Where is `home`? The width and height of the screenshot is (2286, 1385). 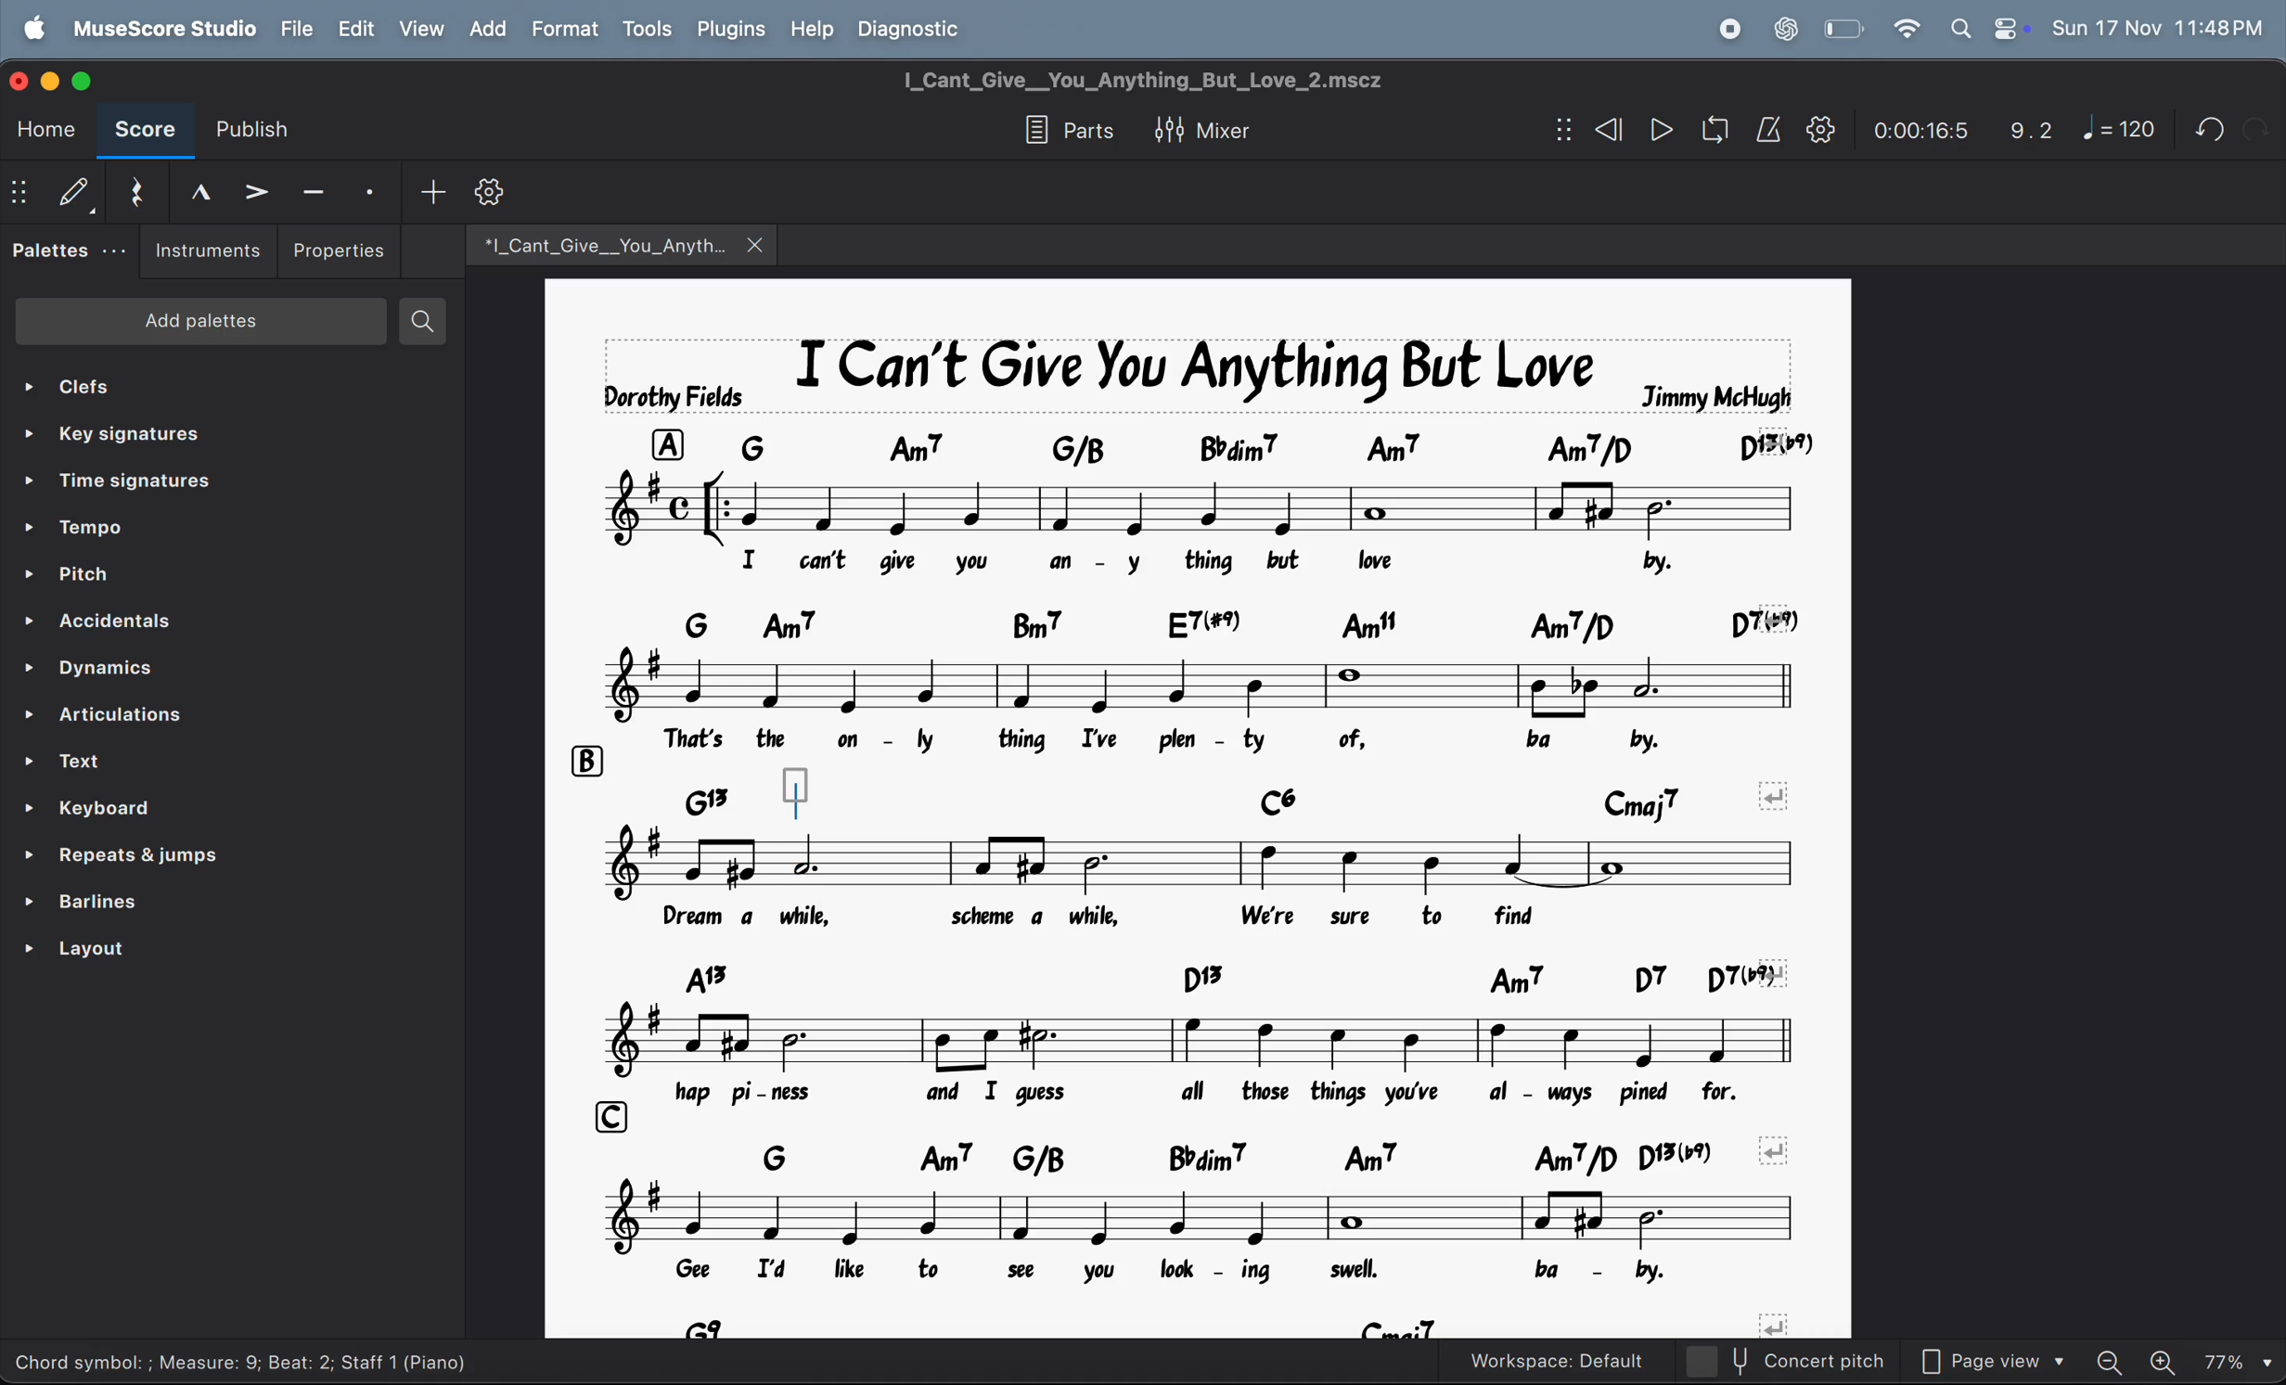 home is located at coordinates (44, 131).